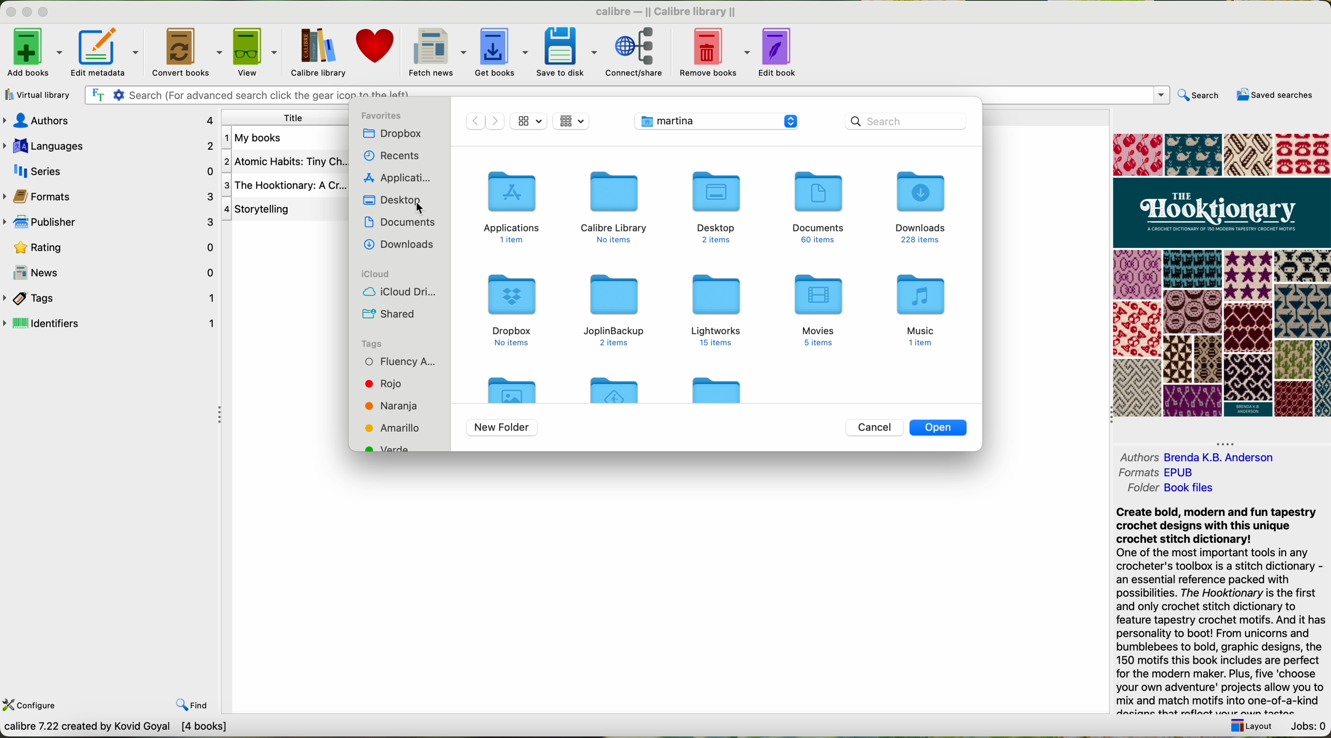 The height and width of the screenshot is (738, 1331). What do you see at coordinates (34, 53) in the screenshot?
I see `add books` at bounding box center [34, 53].